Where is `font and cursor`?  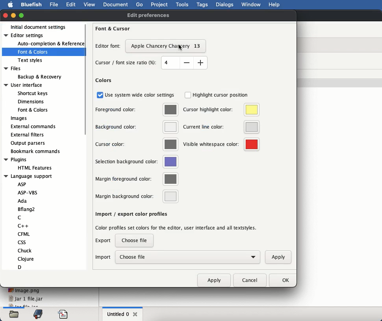 font and cursor is located at coordinates (113, 28).